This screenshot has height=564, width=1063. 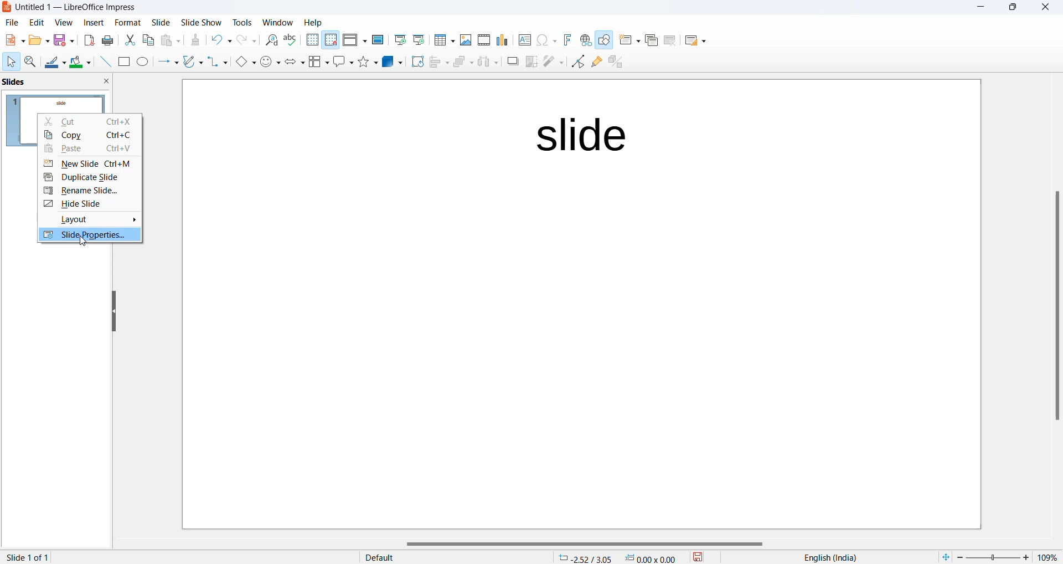 What do you see at coordinates (590, 544) in the screenshot?
I see `scrollbar` at bounding box center [590, 544].